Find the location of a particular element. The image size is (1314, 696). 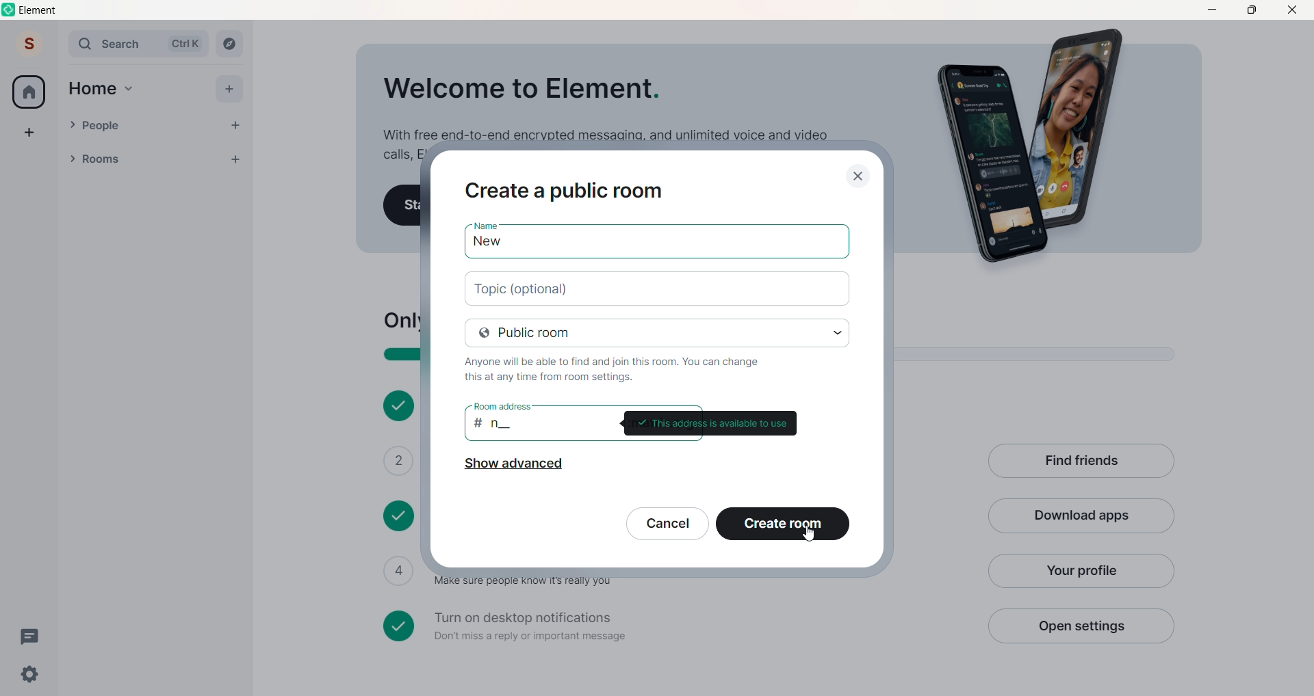

People is located at coordinates (149, 126).